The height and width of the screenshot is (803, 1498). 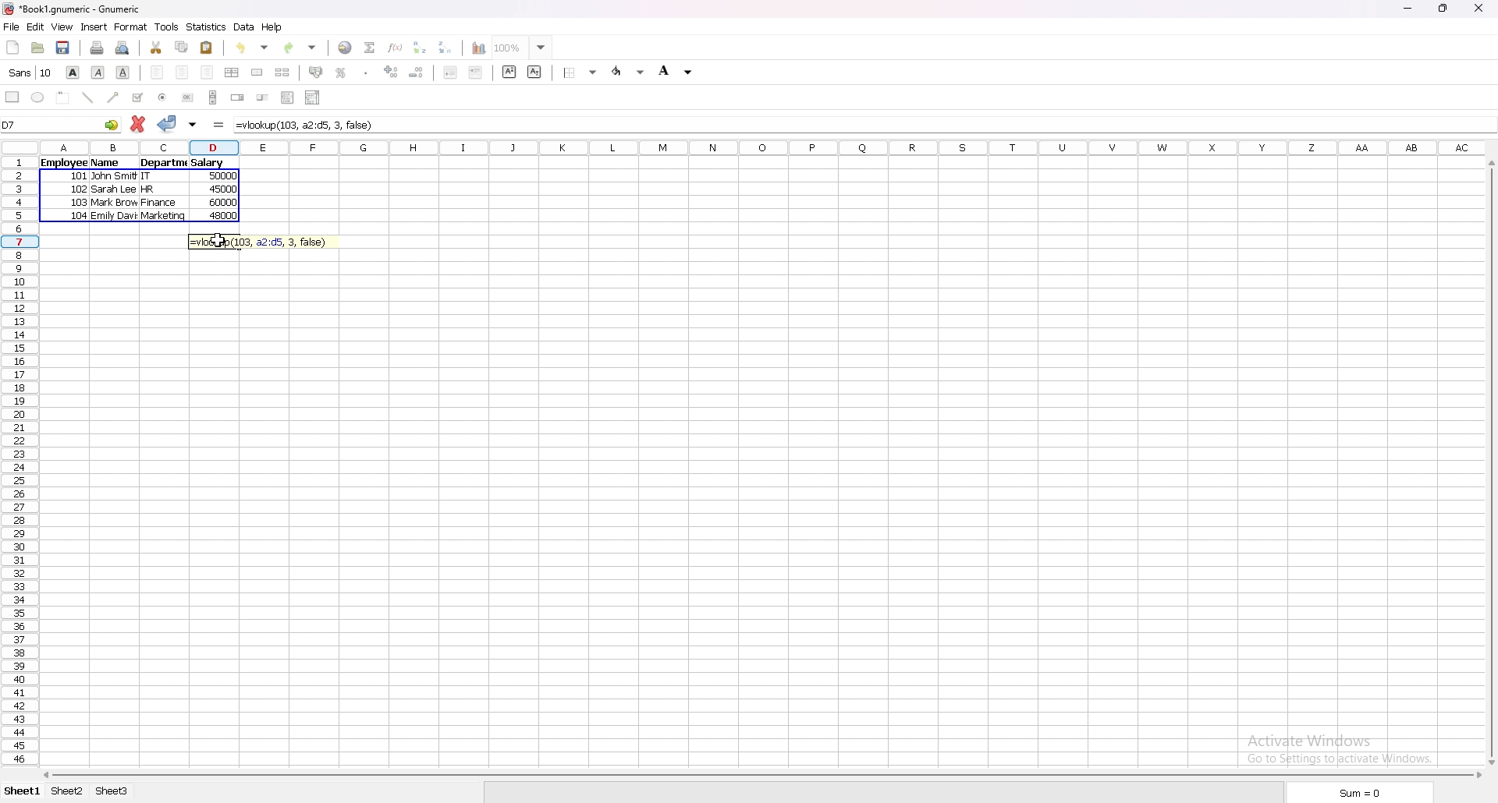 What do you see at coordinates (1445, 9) in the screenshot?
I see `resize` at bounding box center [1445, 9].